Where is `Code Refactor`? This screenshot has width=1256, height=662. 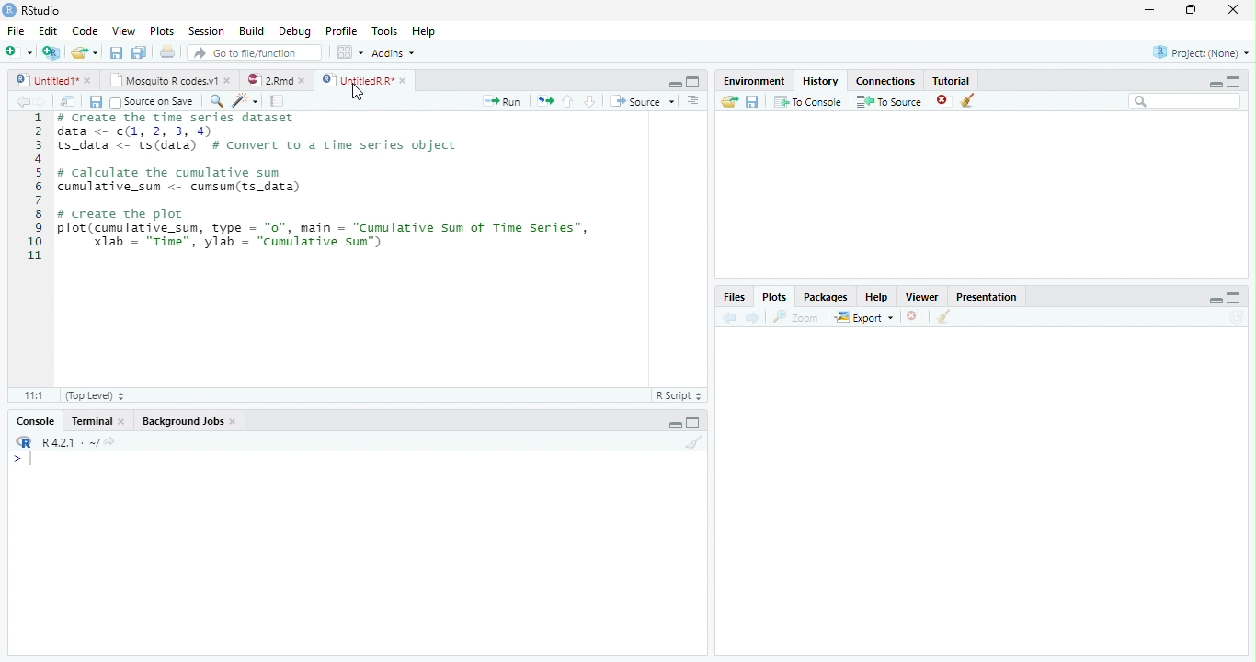 Code Refactor is located at coordinates (247, 100).